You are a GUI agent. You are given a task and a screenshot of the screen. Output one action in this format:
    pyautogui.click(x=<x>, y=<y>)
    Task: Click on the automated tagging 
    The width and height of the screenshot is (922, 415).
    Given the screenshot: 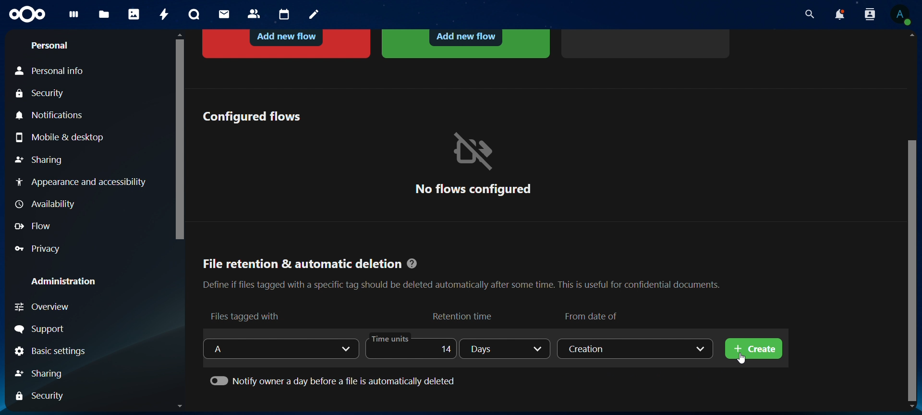 What is the action you would take?
    pyautogui.click(x=466, y=43)
    